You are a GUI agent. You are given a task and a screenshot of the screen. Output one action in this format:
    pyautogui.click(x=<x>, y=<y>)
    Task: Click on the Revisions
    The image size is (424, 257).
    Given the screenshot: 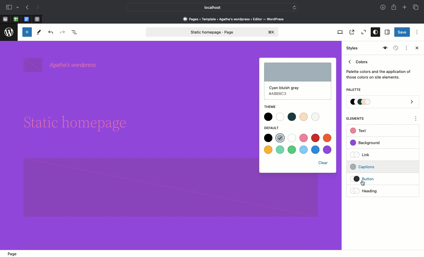 What is the action you would take?
    pyautogui.click(x=395, y=49)
    